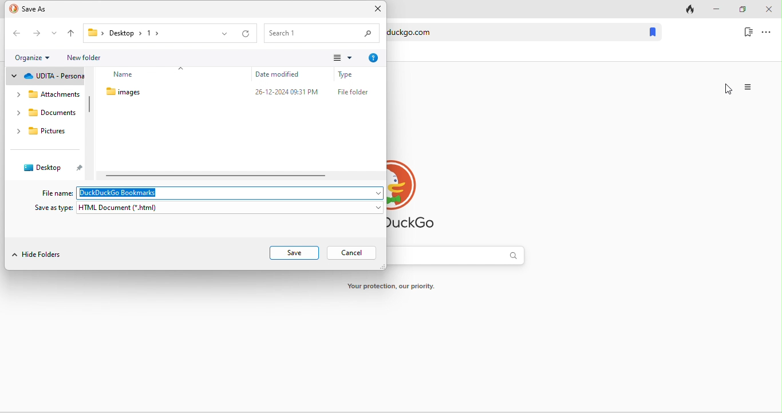 This screenshot has height=413, width=782. Describe the element at coordinates (54, 208) in the screenshot. I see `save as type` at that location.